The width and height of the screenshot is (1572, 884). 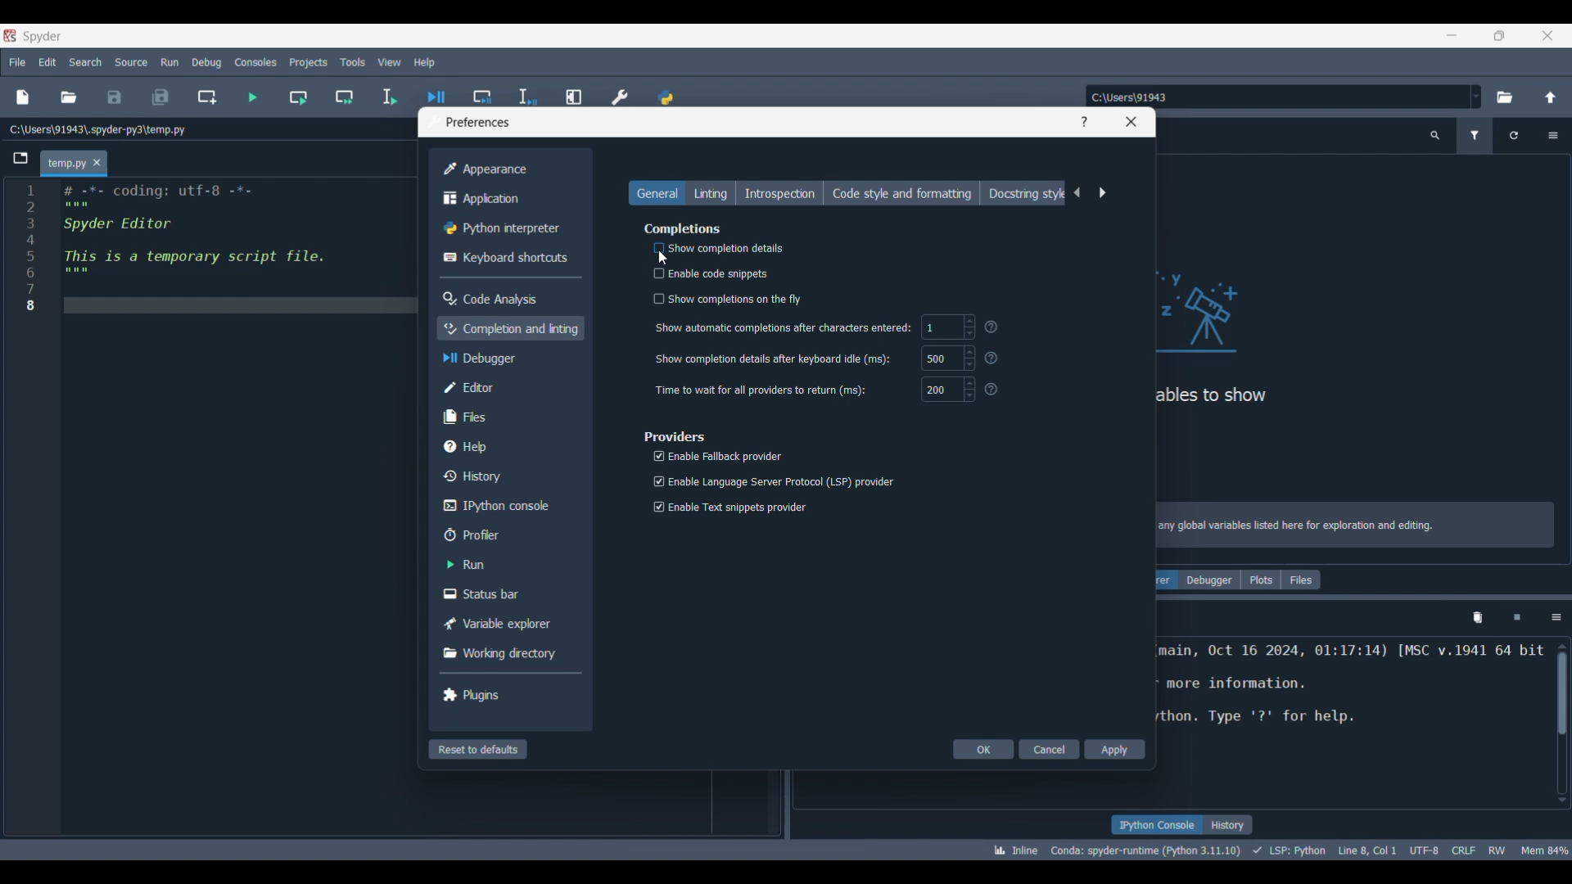 I want to click on Enable Fallback provider, so click(x=717, y=455).